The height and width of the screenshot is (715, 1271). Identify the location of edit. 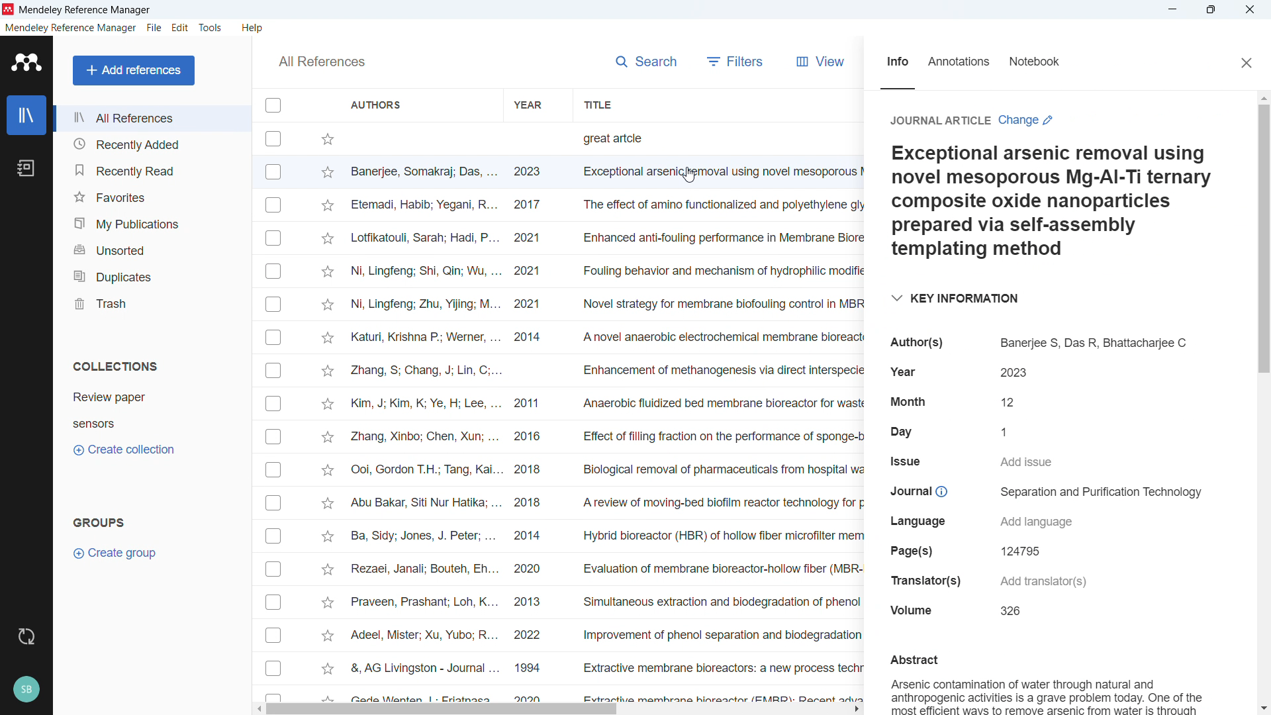
(180, 28).